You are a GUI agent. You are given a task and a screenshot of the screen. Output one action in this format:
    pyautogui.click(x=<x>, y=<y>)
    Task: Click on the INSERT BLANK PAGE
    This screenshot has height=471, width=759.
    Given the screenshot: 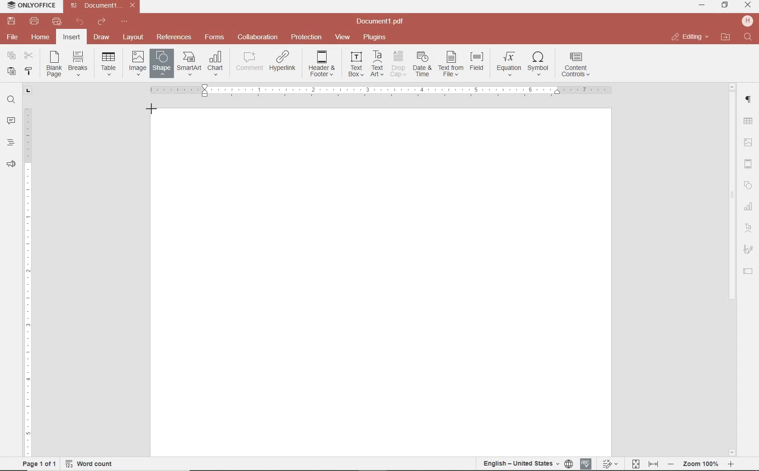 What is the action you would take?
    pyautogui.click(x=54, y=64)
    